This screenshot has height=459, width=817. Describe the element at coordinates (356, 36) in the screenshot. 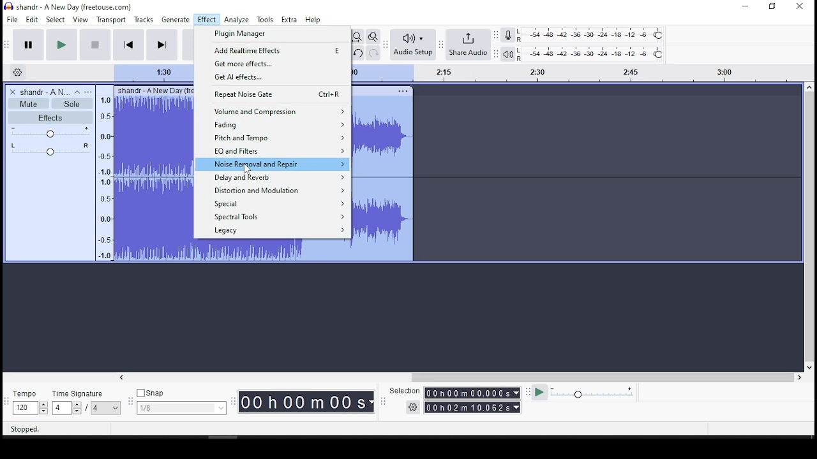

I see `fit project to width` at that location.